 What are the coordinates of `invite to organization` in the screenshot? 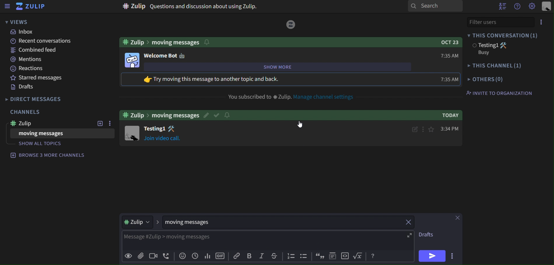 It's located at (499, 93).